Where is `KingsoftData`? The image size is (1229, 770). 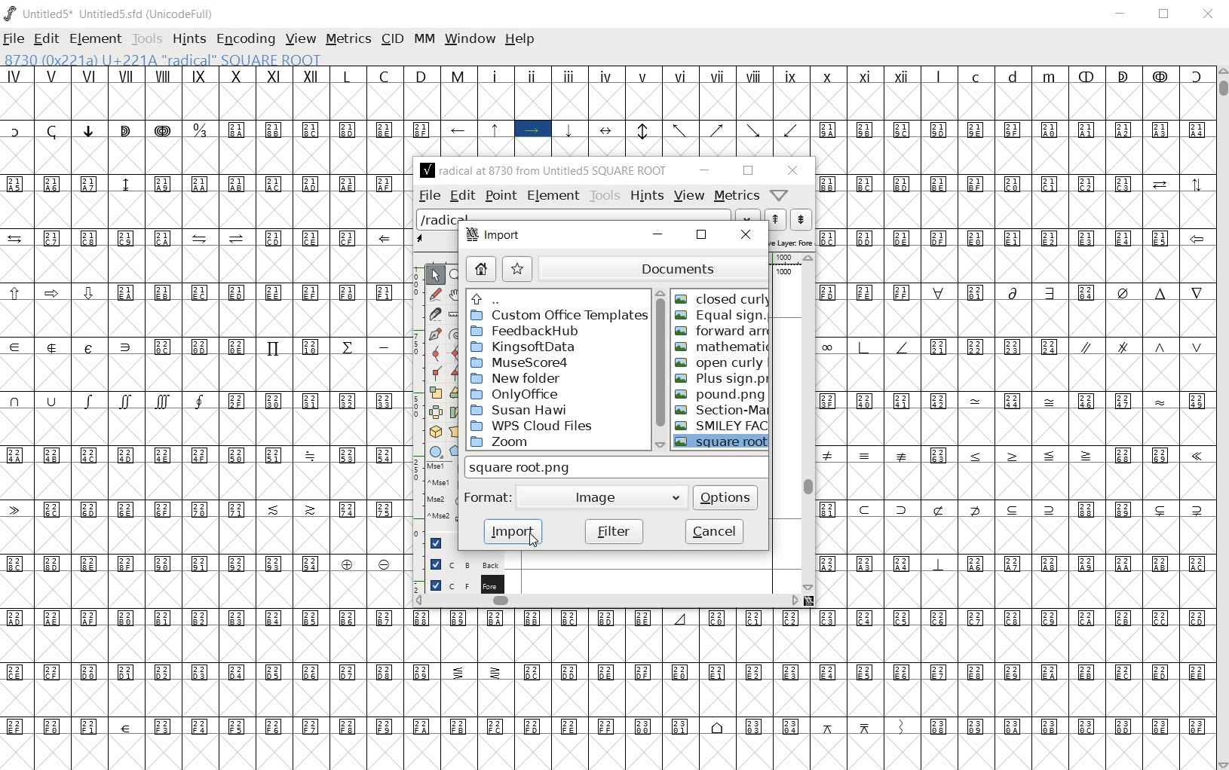
KingsoftData is located at coordinates (523, 348).